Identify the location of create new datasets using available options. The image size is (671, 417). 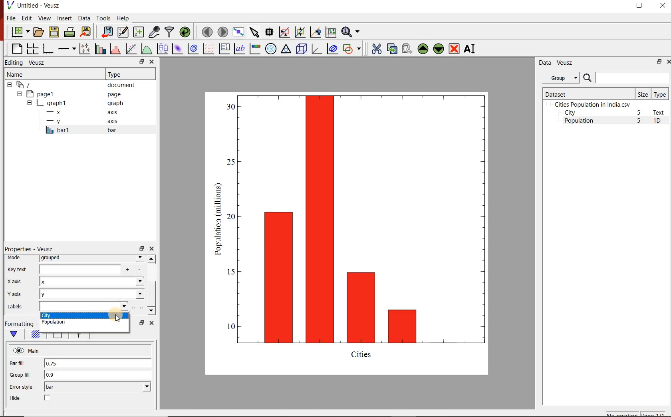
(137, 32).